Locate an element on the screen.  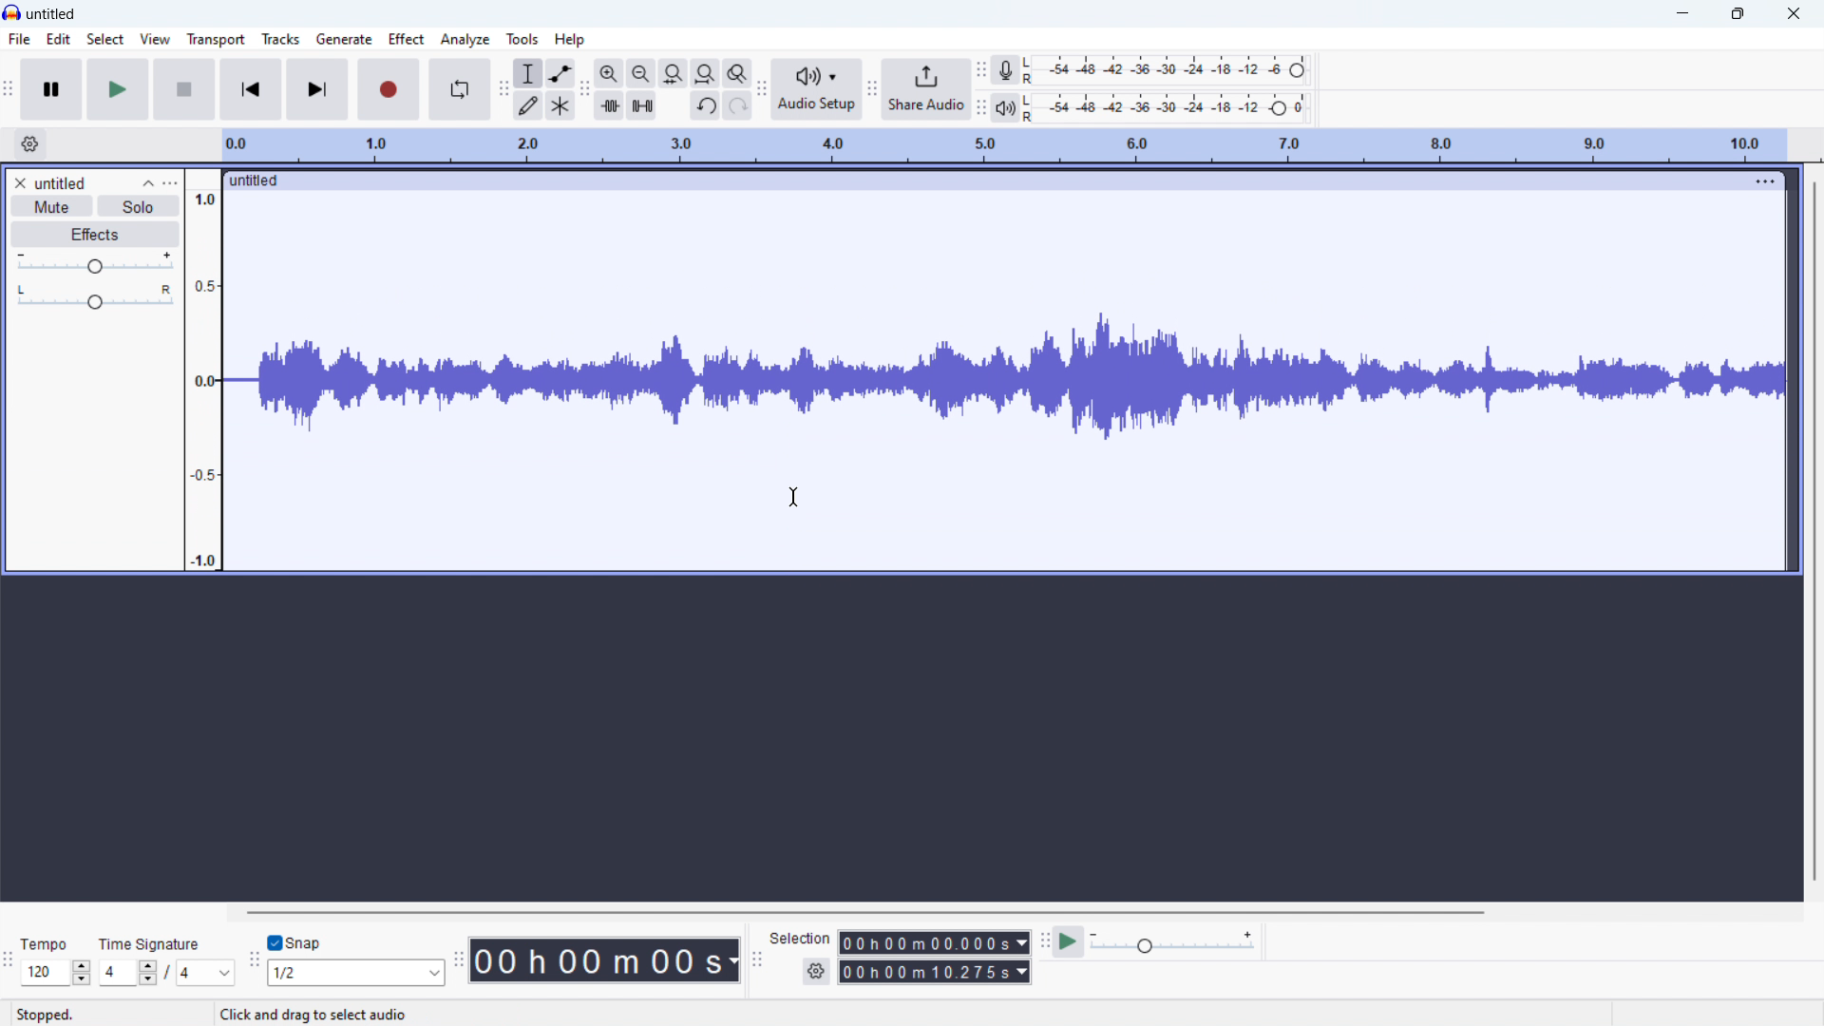
gain is located at coordinates (96, 263).